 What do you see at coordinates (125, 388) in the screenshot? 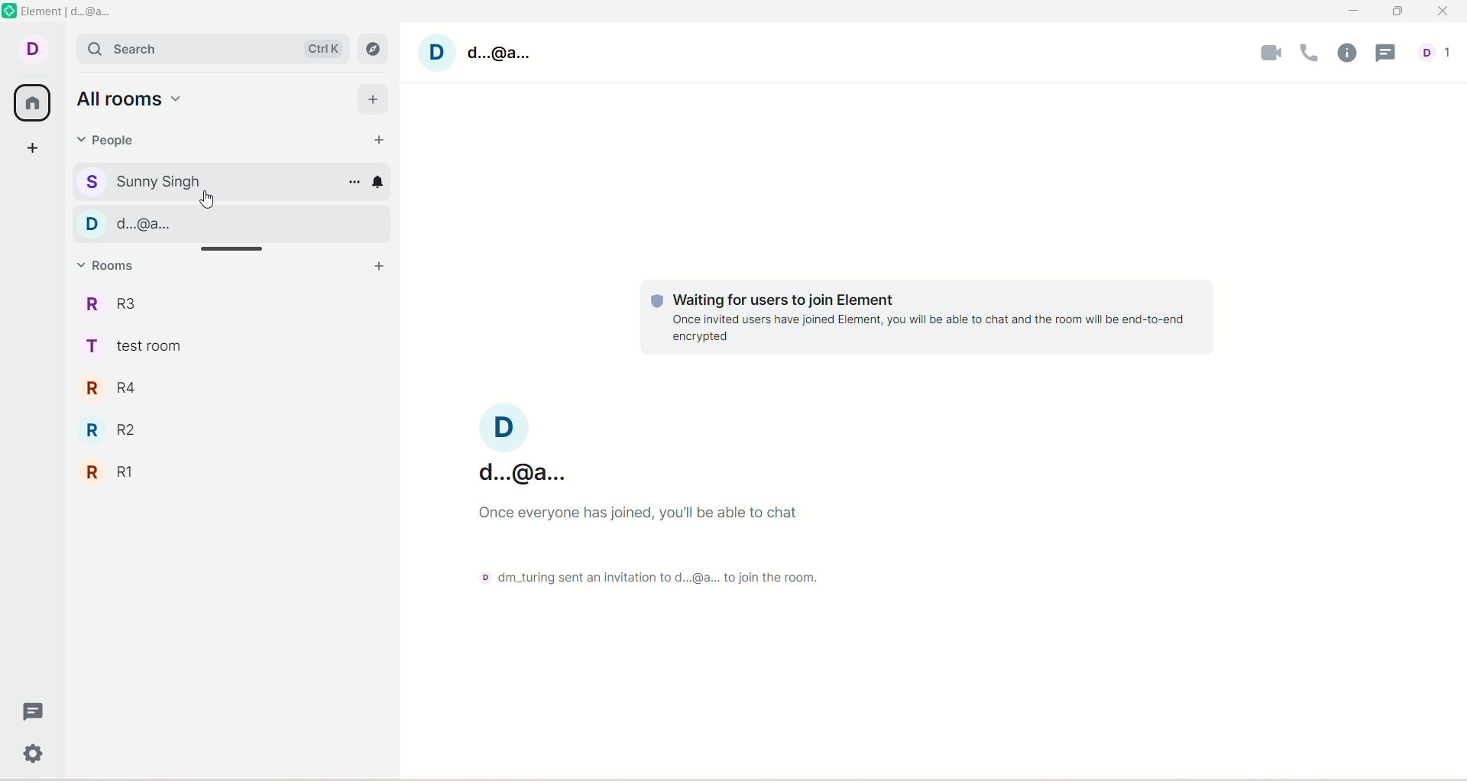
I see `R4` at bounding box center [125, 388].